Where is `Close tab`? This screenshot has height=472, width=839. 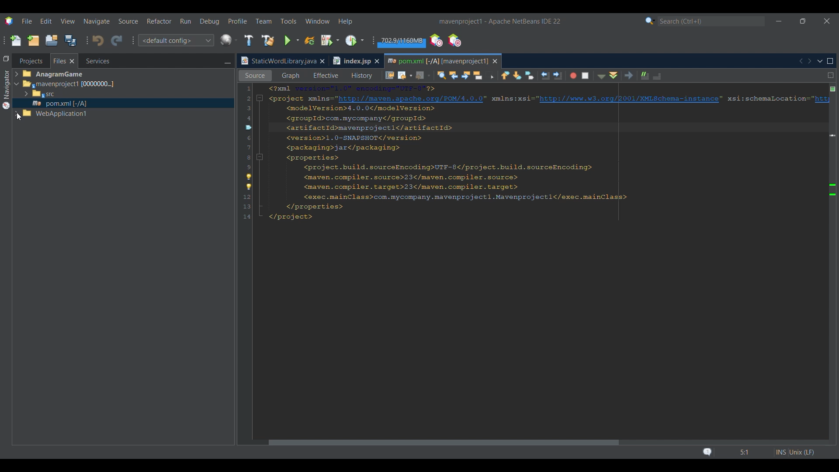 Close tab is located at coordinates (322, 61).